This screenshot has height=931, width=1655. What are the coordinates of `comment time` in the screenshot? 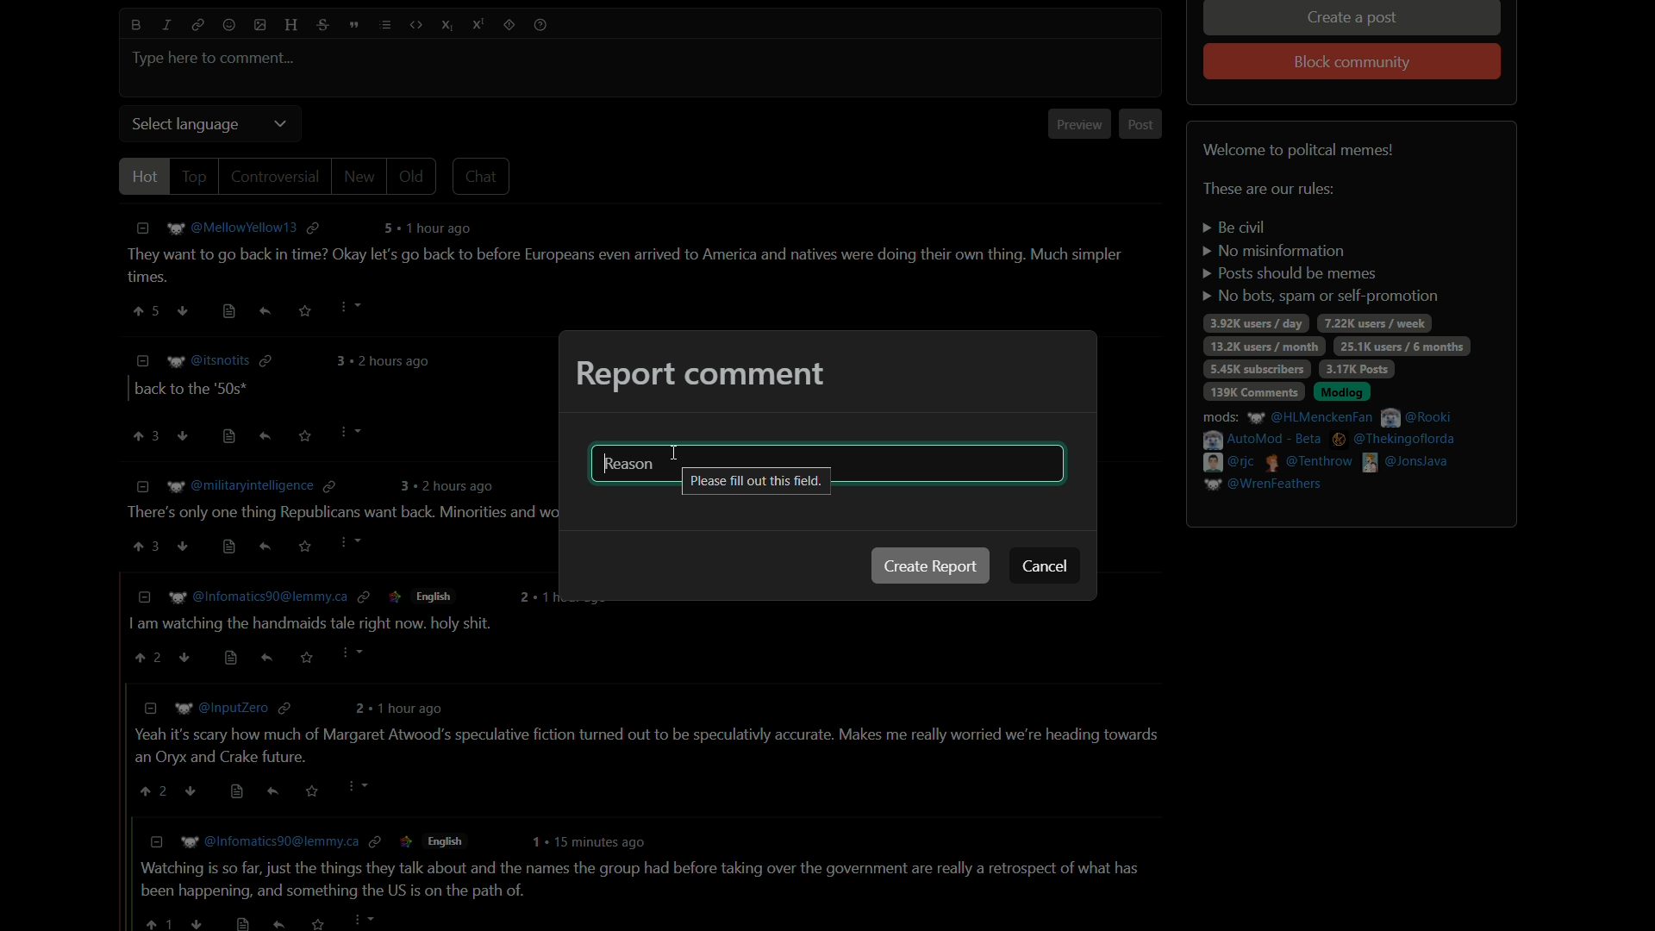 It's located at (386, 361).